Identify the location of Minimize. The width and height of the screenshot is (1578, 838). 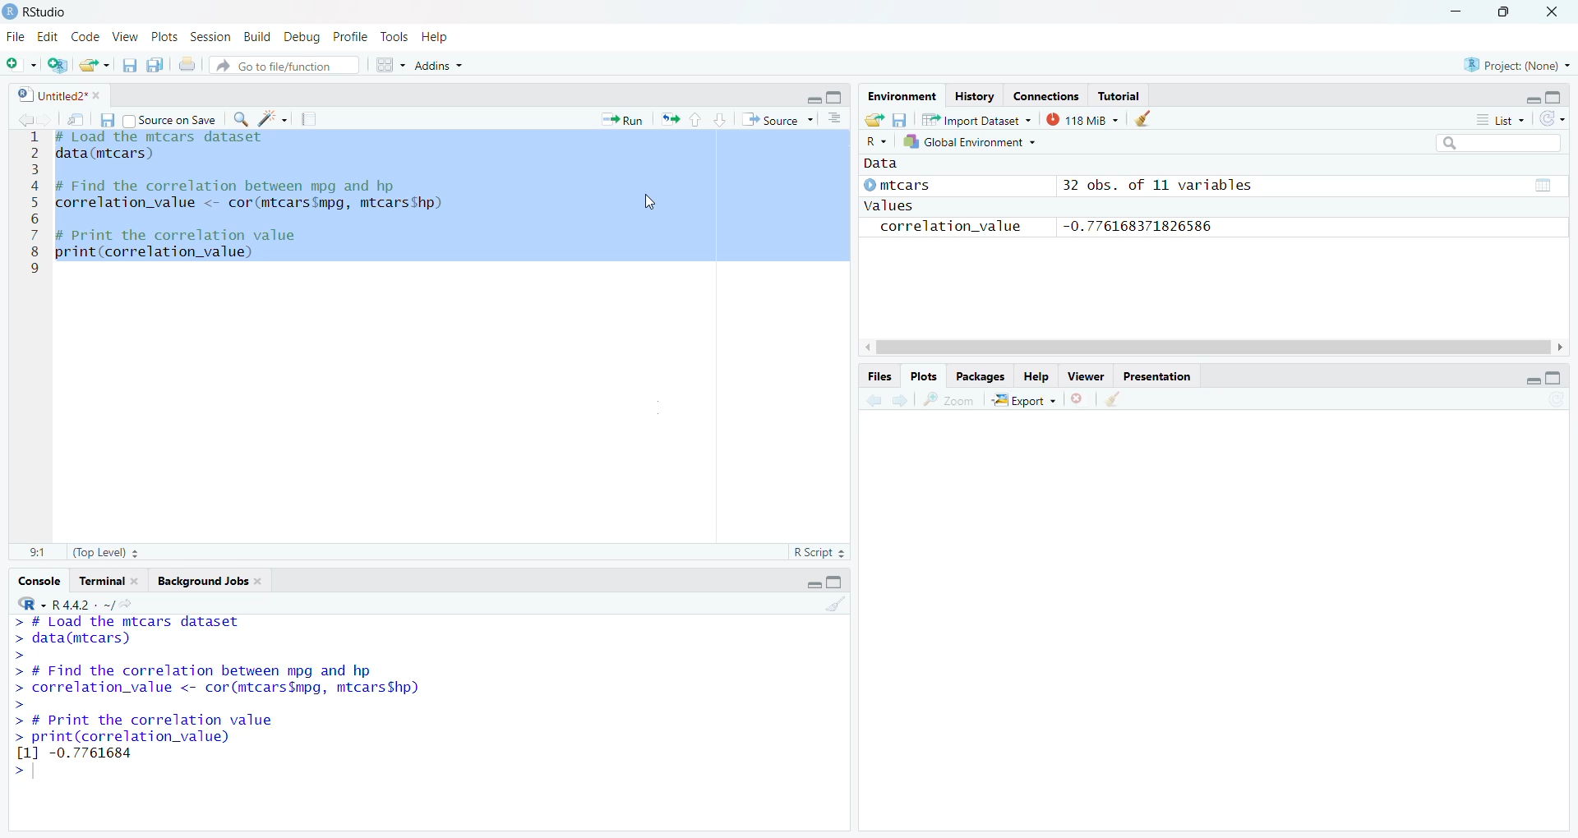
(810, 583).